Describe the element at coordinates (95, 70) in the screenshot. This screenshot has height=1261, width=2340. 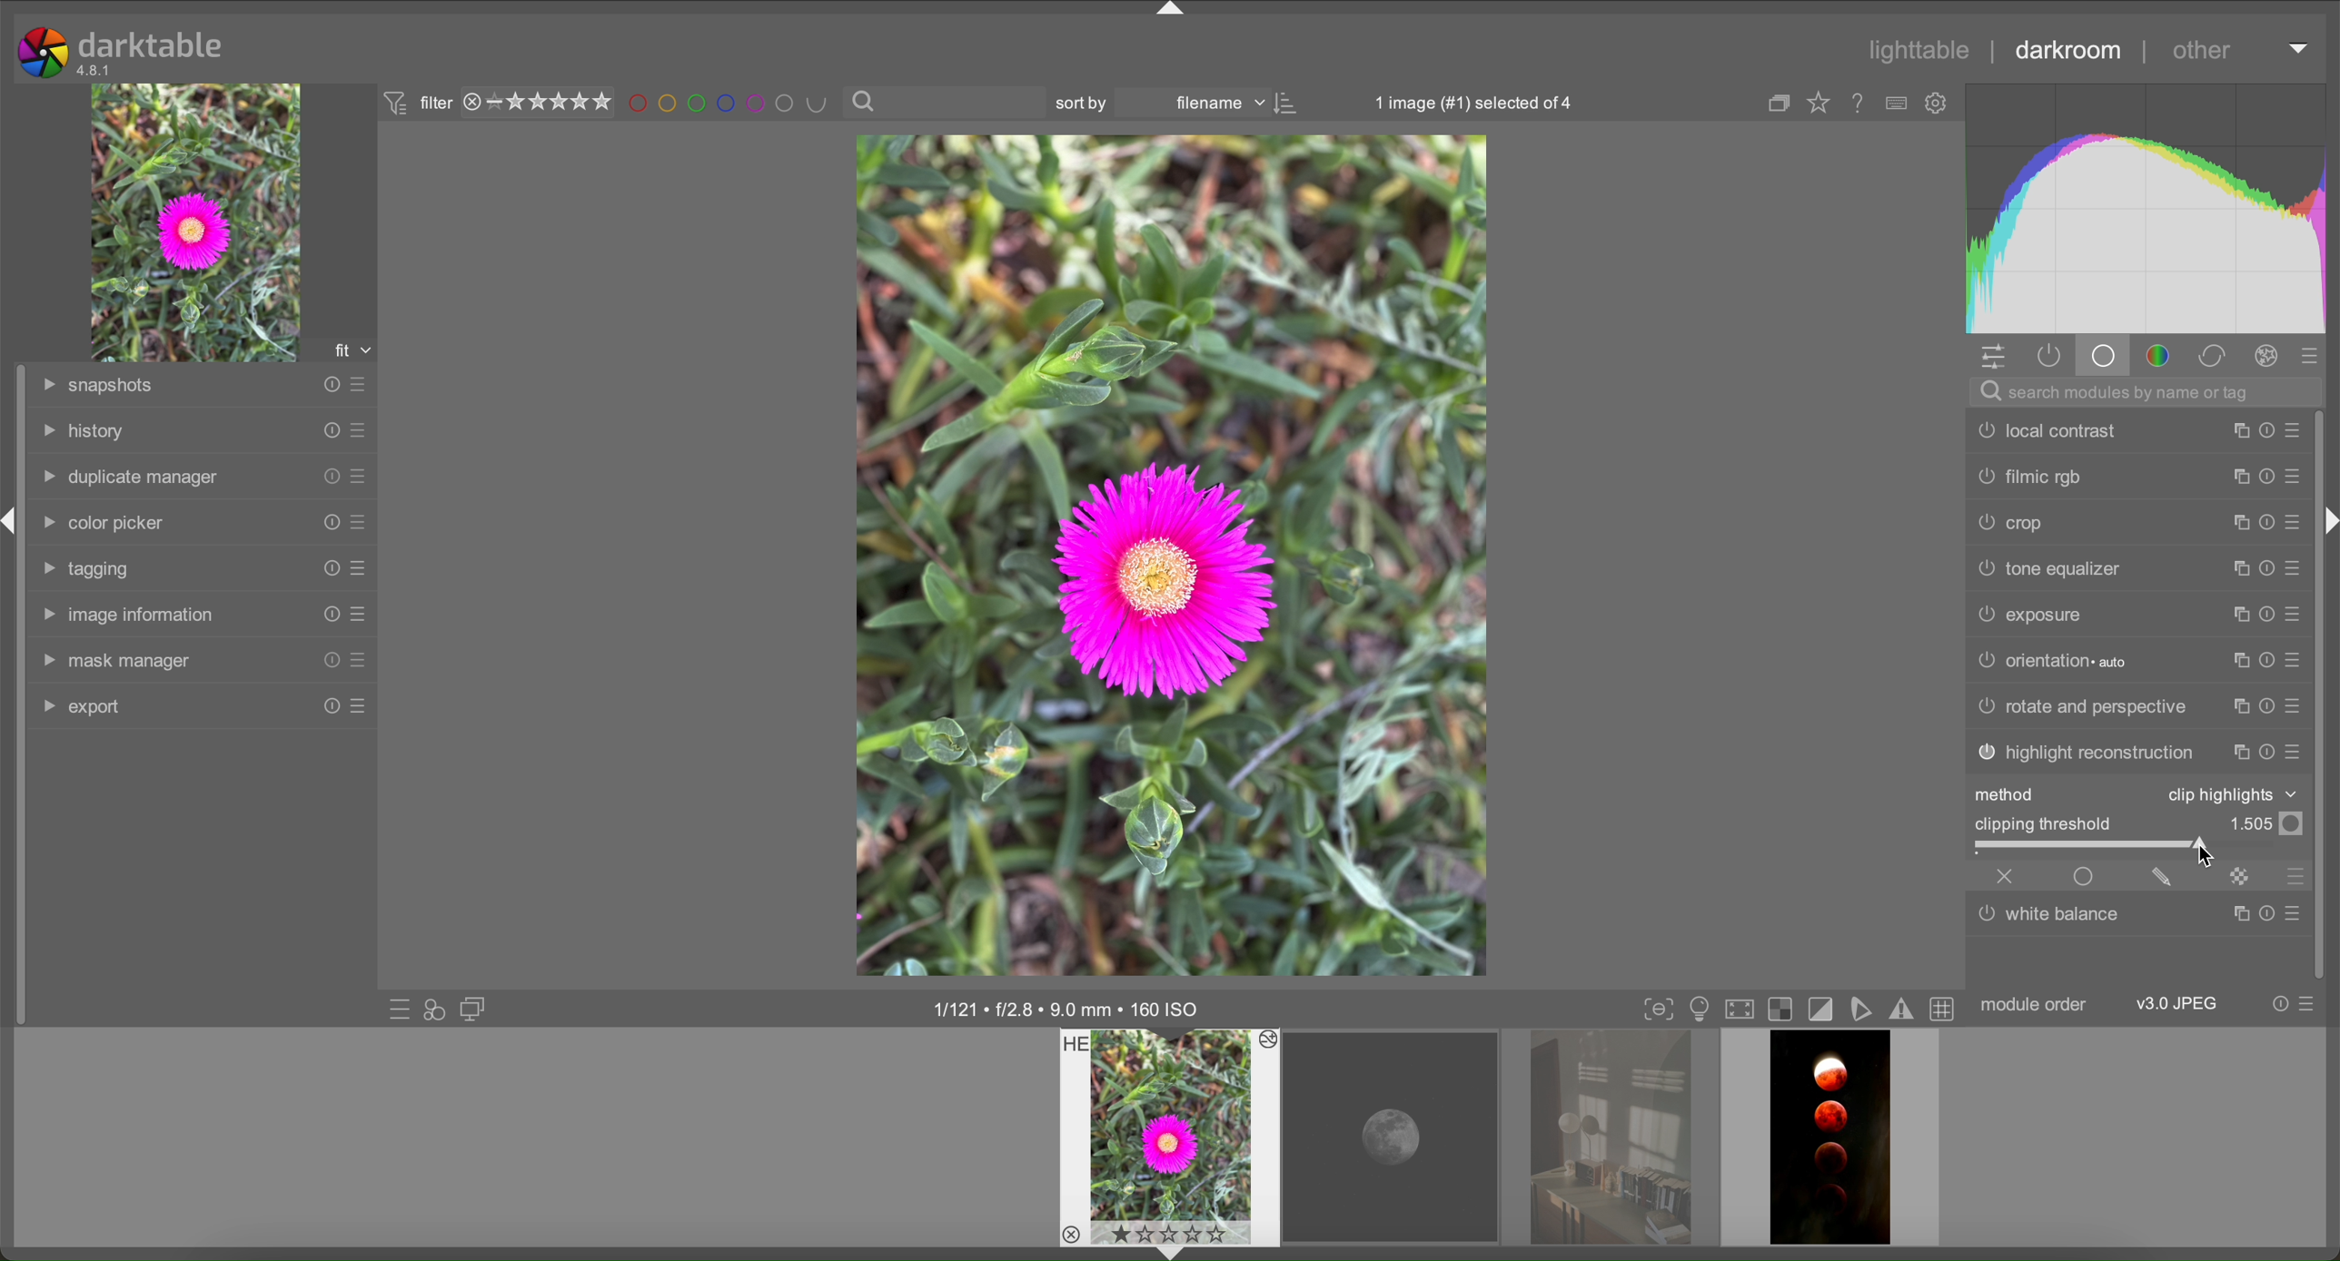
I see `version` at that location.